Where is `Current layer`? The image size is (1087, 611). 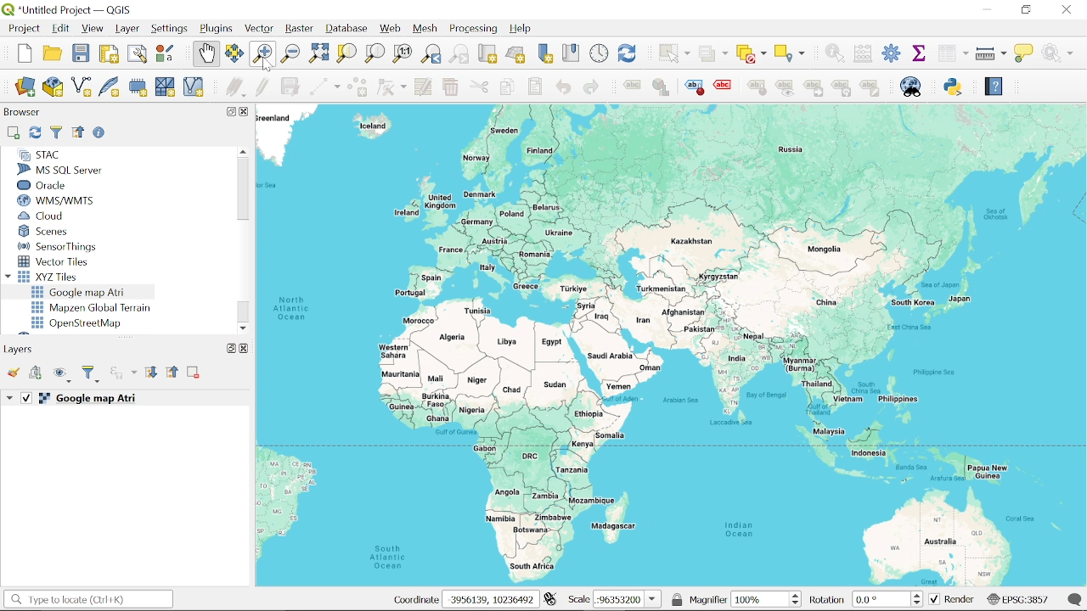
Current layer is located at coordinates (107, 399).